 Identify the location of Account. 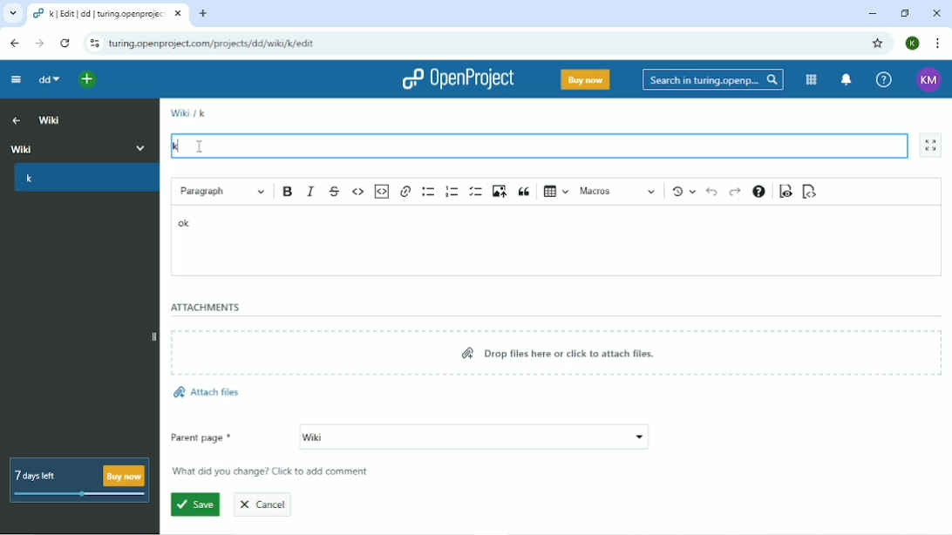
(928, 79).